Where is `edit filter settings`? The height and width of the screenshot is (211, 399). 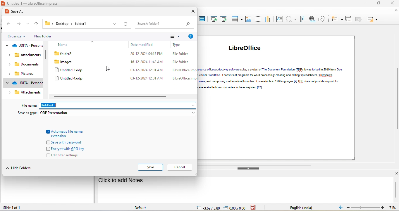
edit filter settings is located at coordinates (63, 155).